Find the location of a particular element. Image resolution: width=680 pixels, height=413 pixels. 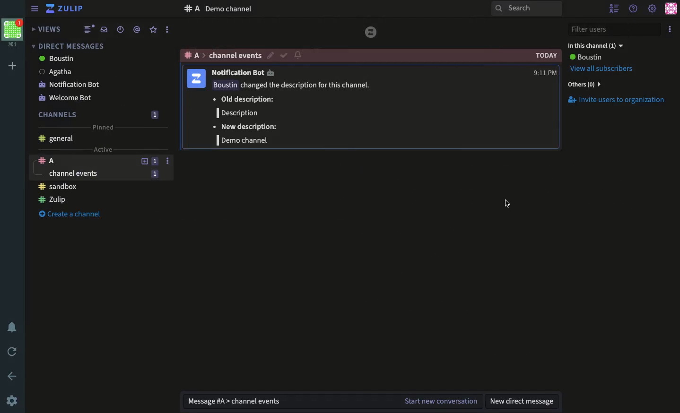

1 message is located at coordinates (154, 114).